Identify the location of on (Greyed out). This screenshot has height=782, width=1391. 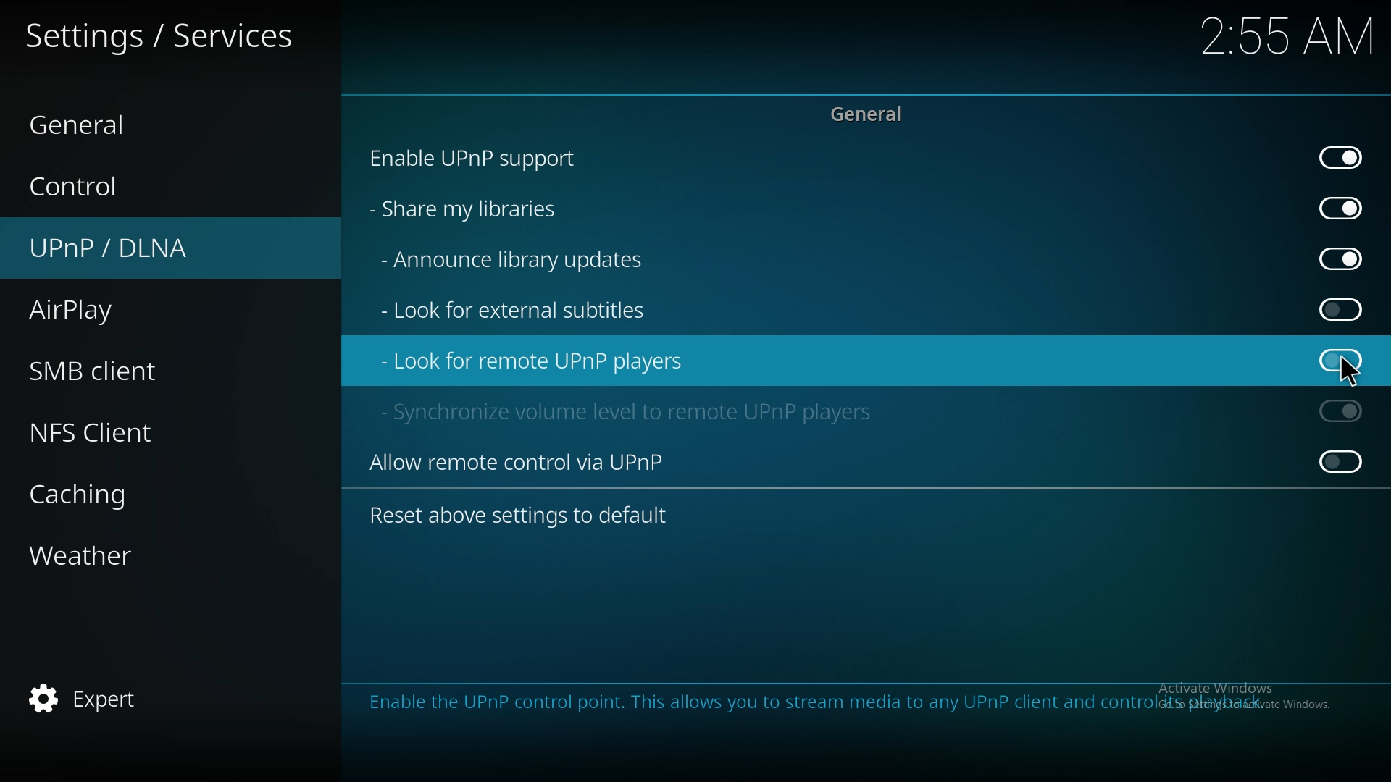
(1346, 259).